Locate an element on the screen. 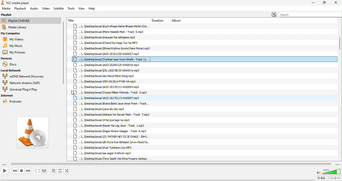 The image size is (342, 181). album is located at coordinates (178, 20).